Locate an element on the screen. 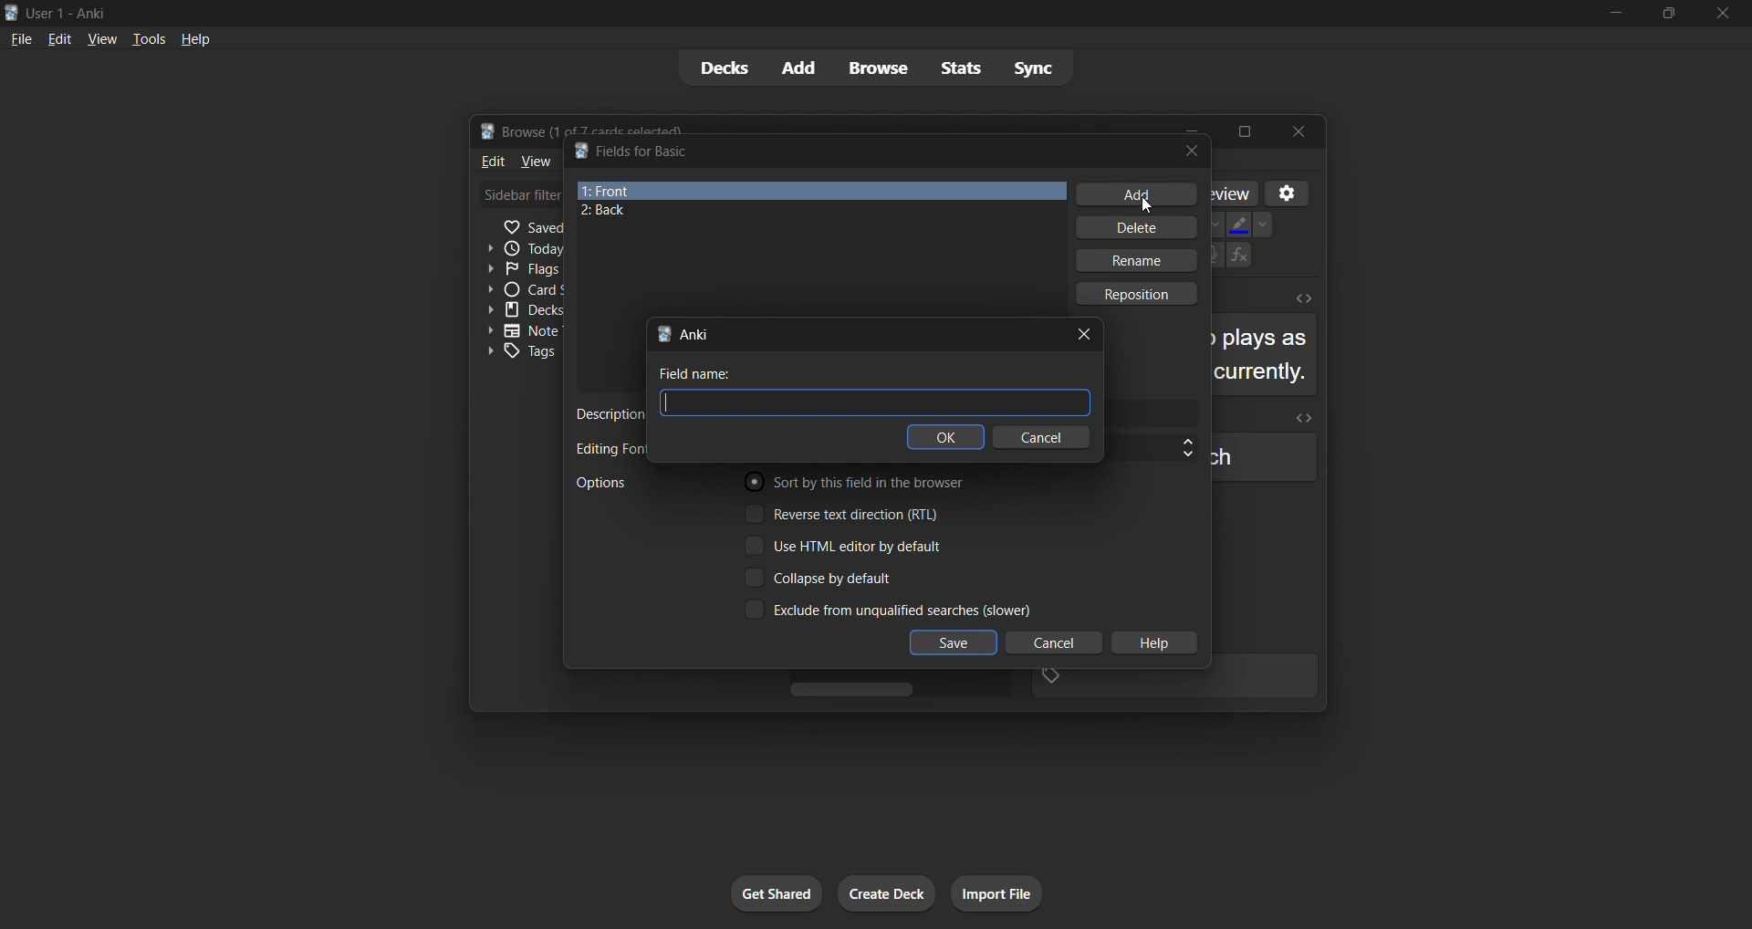 The width and height of the screenshot is (1752, 929). tools is located at coordinates (147, 40).